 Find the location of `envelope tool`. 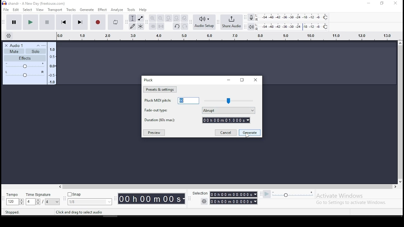

envelope tool is located at coordinates (140, 18).